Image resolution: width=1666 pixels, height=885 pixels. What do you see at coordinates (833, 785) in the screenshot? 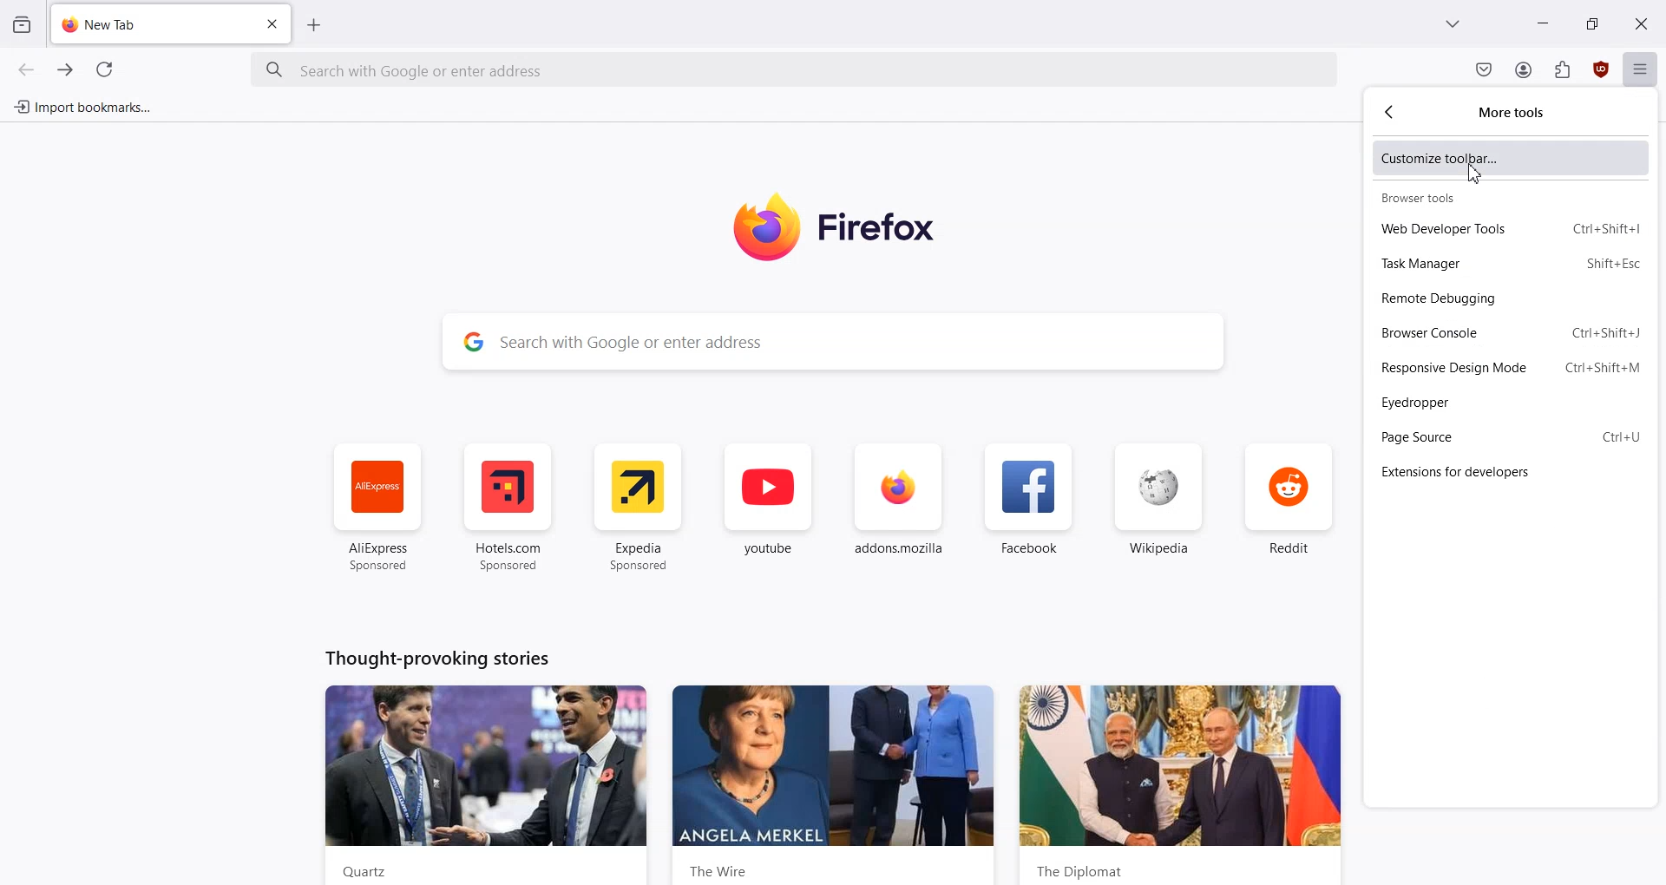
I see `News` at bounding box center [833, 785].